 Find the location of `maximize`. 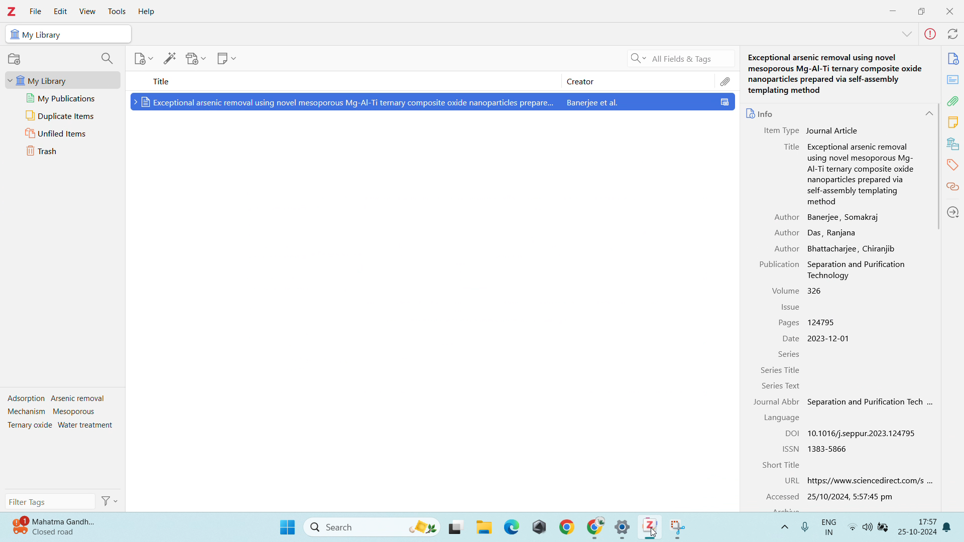

maximize is located at coordinates (921, 10).